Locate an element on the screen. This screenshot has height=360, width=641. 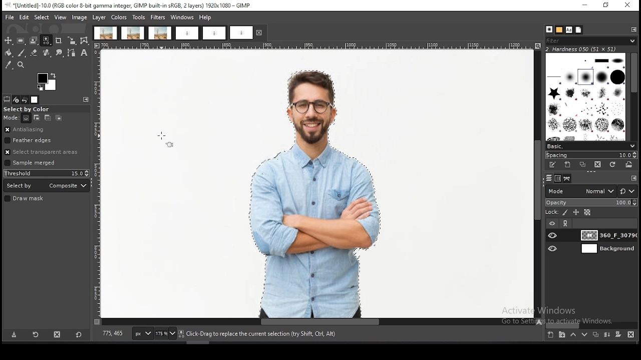
zoom tool is located at coordinates (20, 64).